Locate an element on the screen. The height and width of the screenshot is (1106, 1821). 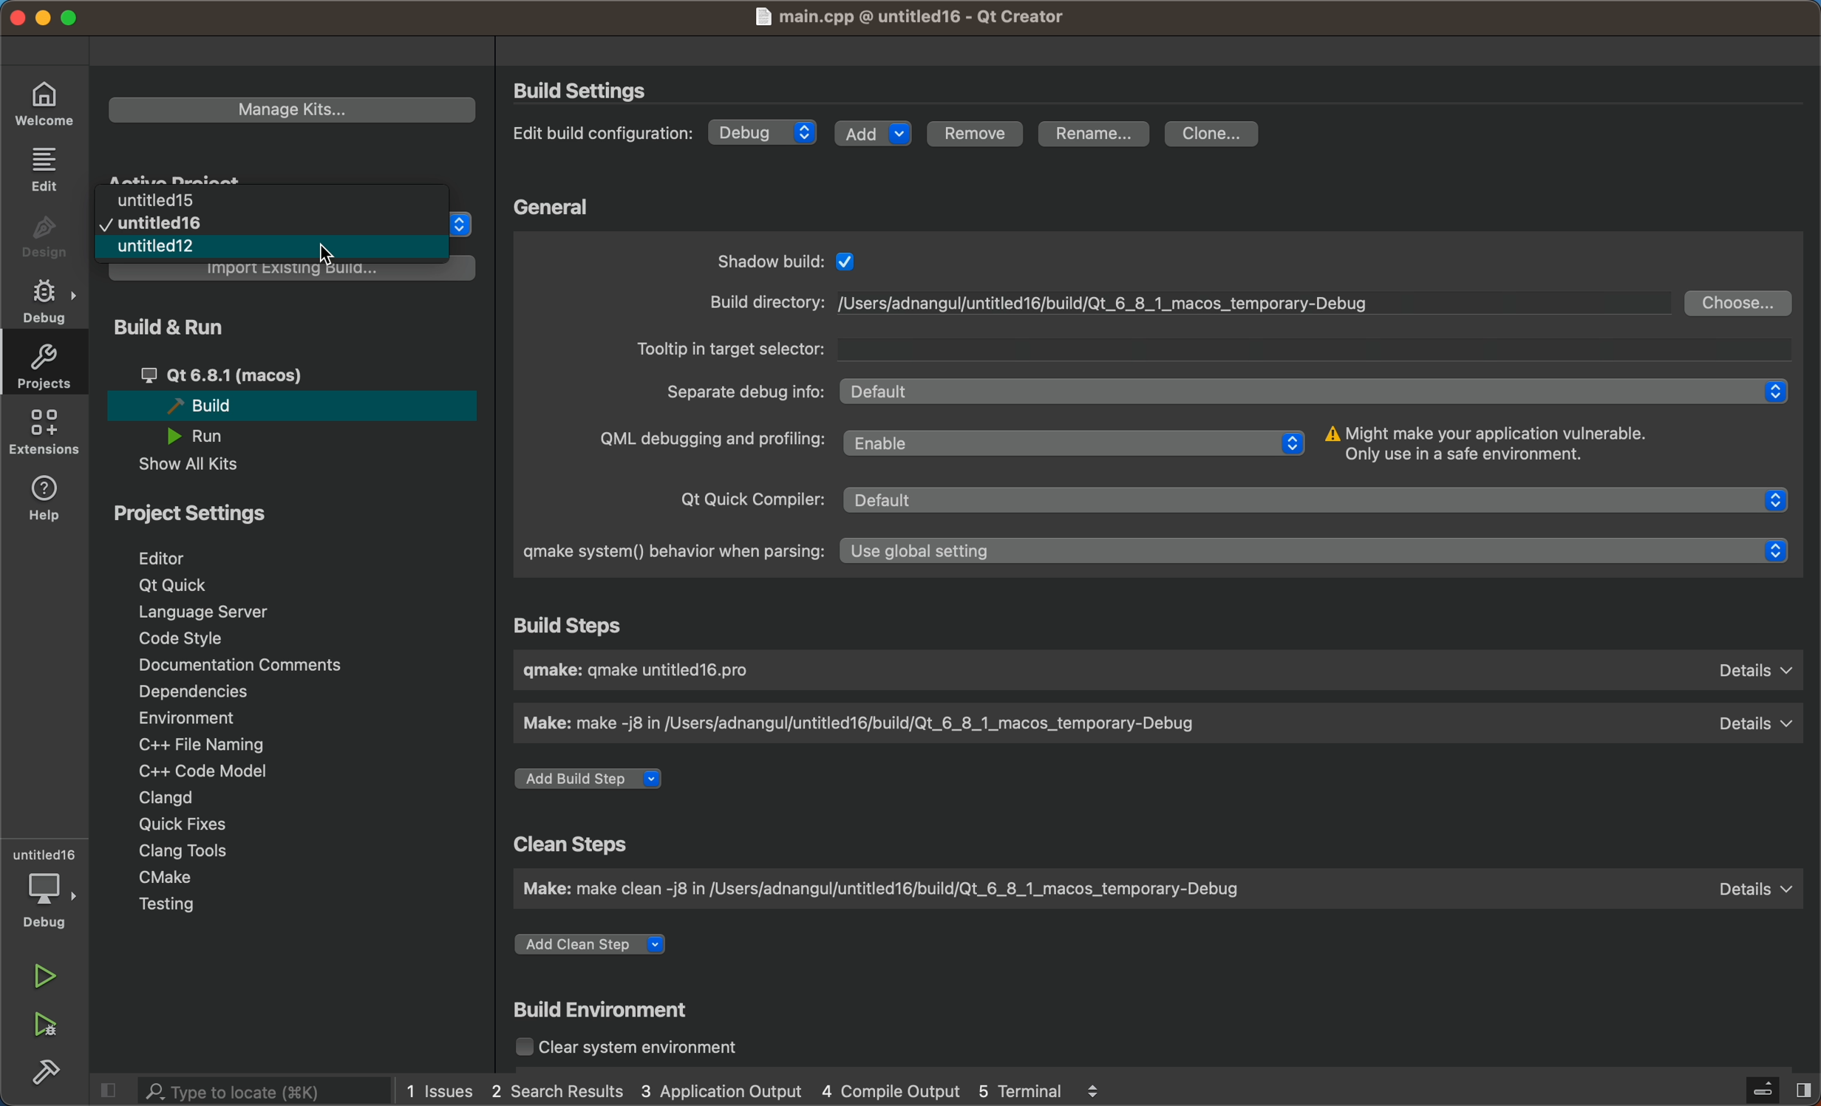
build is located at coordinates (607, 1007).